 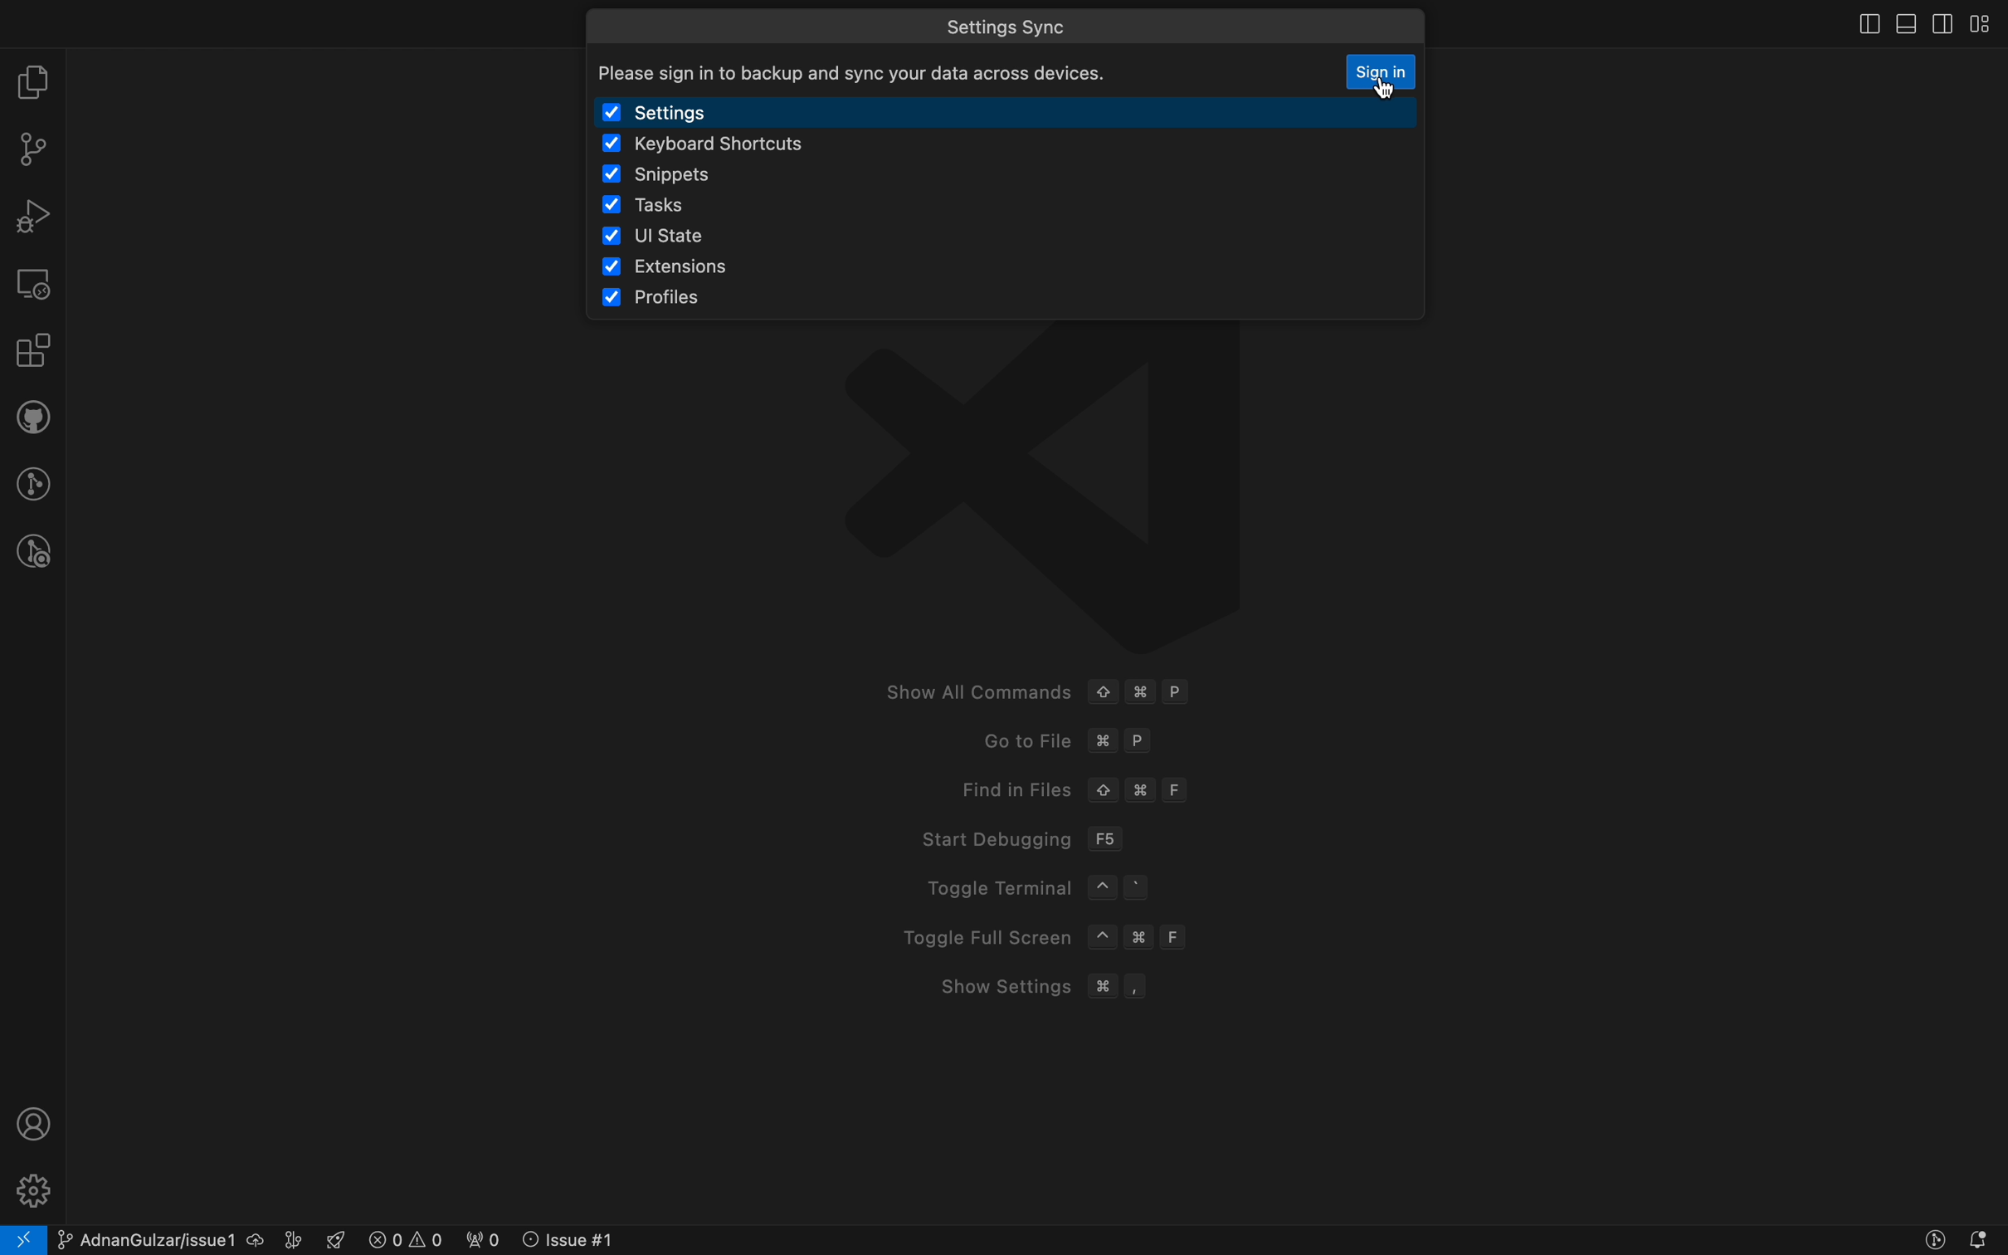 What do you see at coordinates (36, 1122) in the screenshot?
I see `profile` at bounding box center [36, 1122].